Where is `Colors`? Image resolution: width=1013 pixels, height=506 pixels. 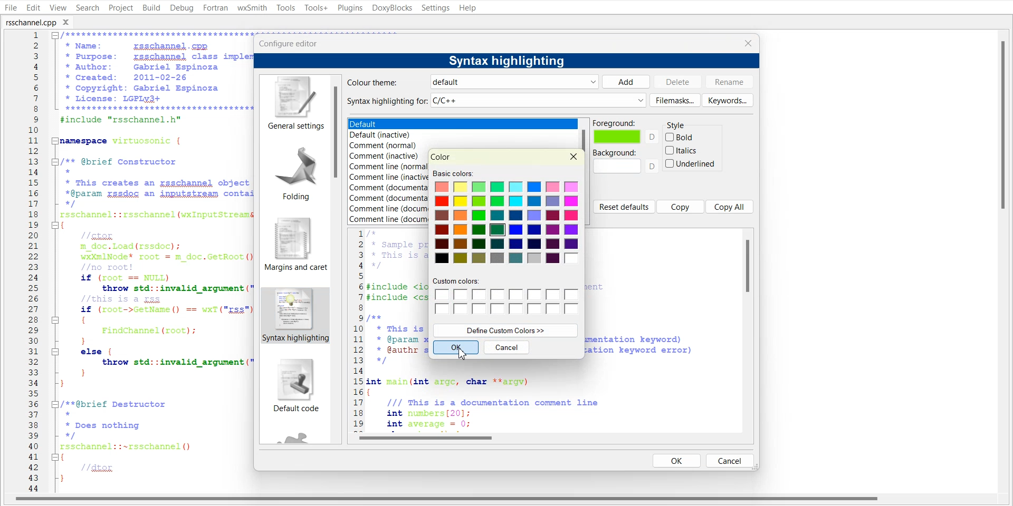
Colors is located at coordinates (509, 223).